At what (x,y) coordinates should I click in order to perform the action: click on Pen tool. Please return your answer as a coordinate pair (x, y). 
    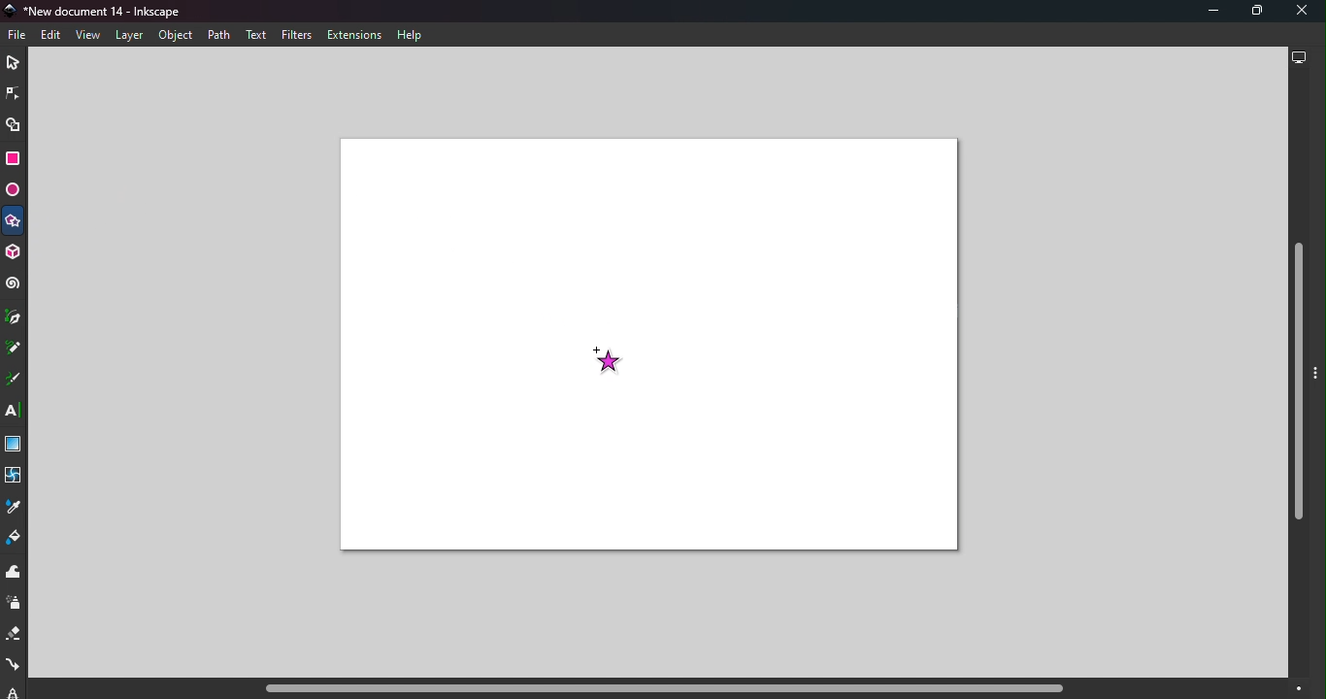
    Looking at the image, I should click on (15, 317).